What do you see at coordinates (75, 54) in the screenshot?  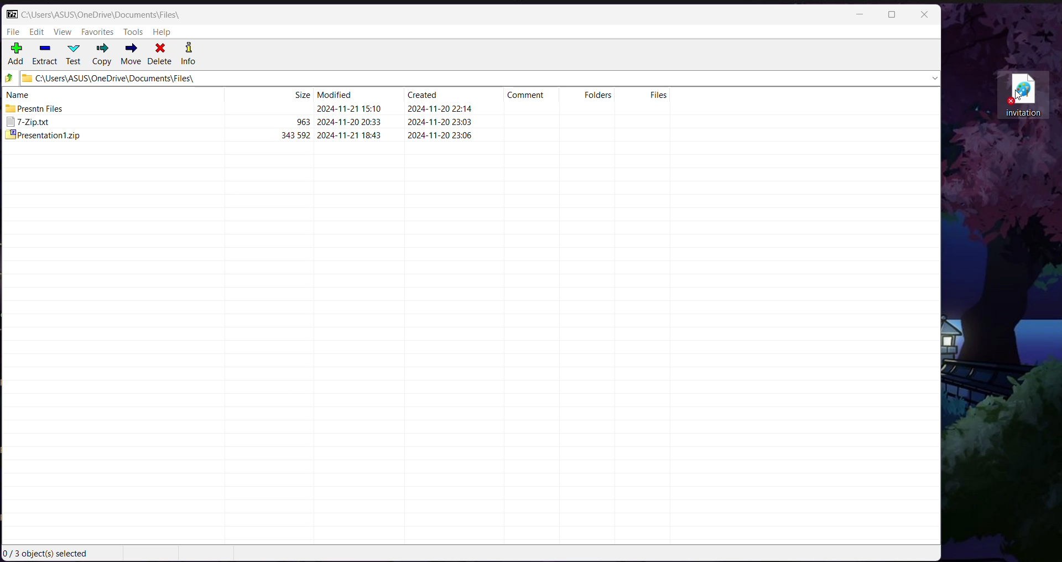 I see `Test` at bounding box center [75, 54].